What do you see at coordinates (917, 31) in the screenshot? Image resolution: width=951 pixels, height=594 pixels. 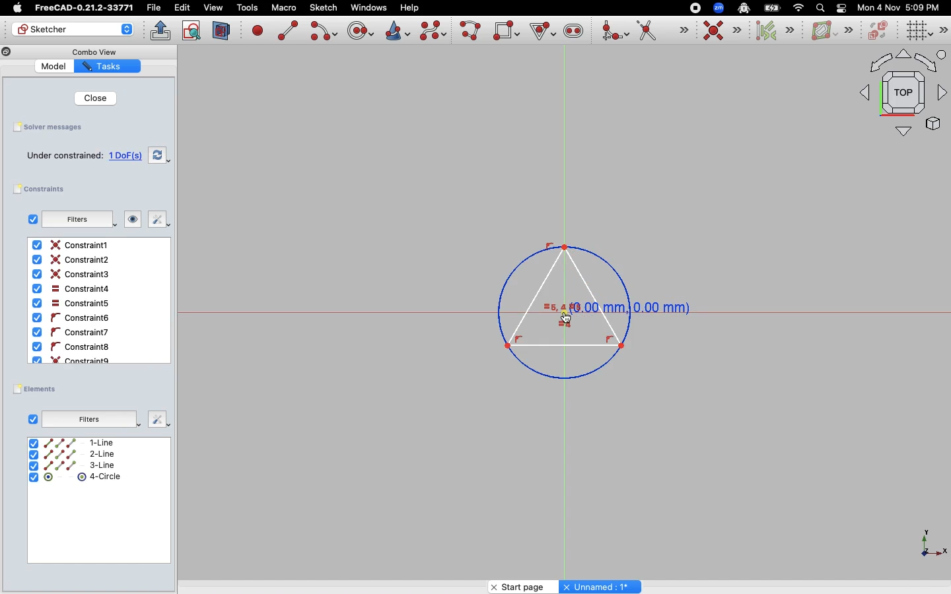 I see `Toggle grid` at bounding box center [917, 31].